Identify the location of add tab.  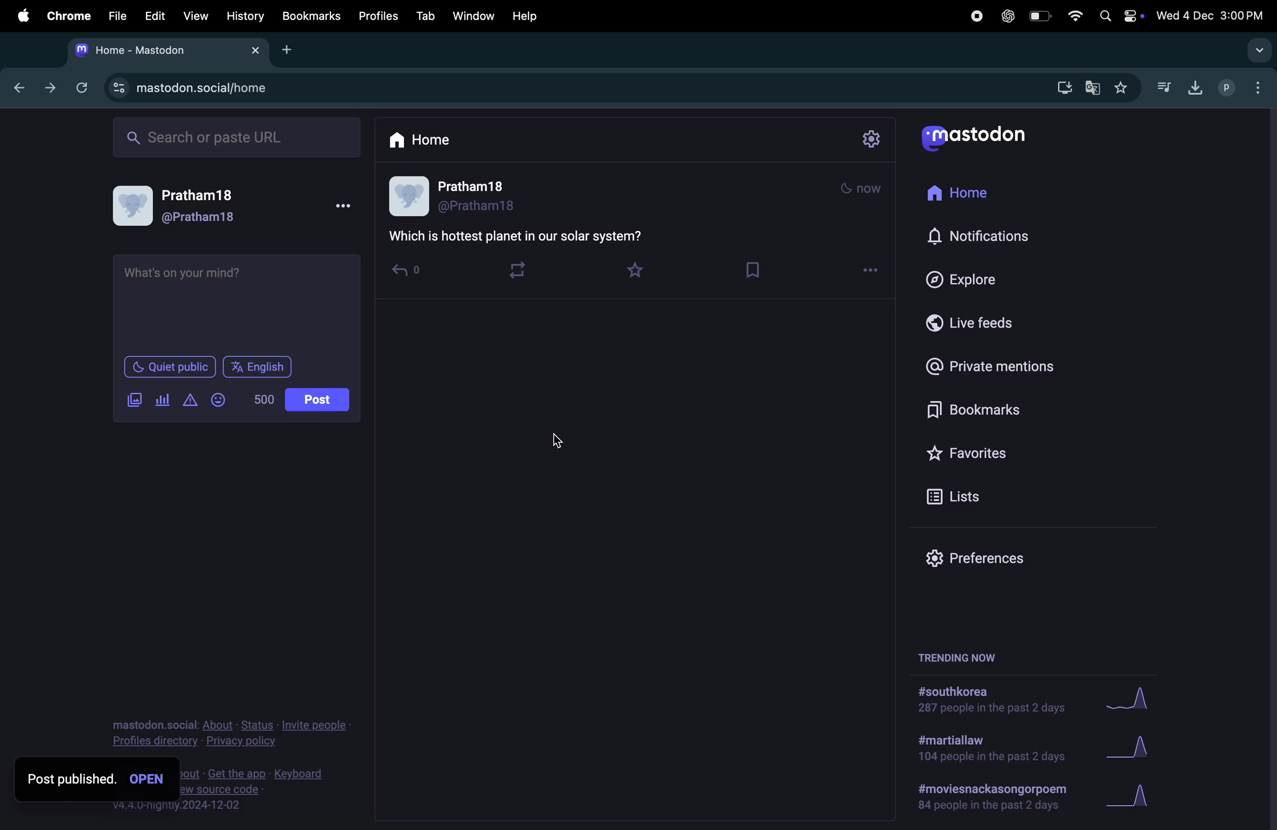
(293, 51).